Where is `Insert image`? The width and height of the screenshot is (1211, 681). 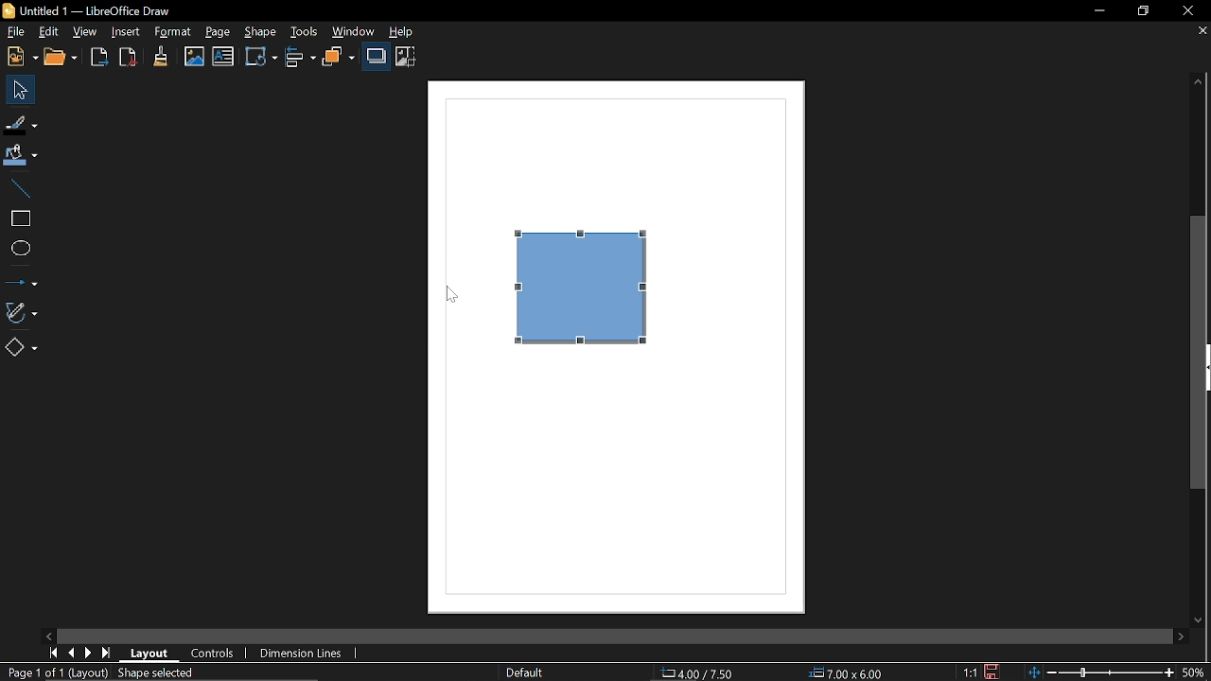
Insert image is located at coordinates (192, 57).